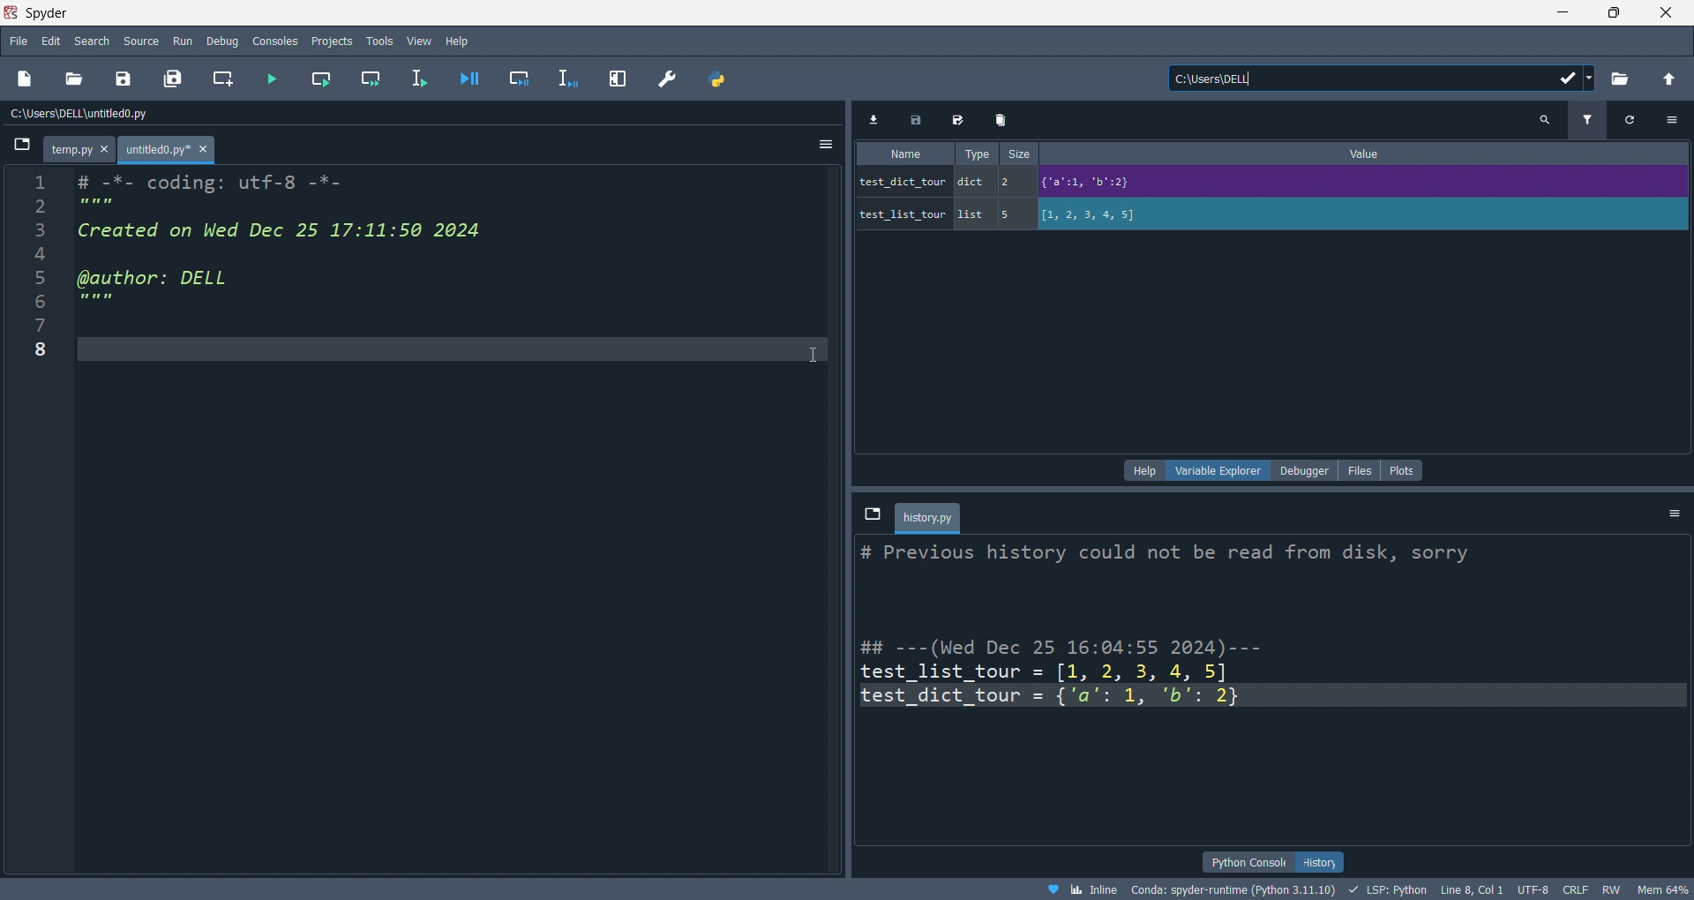  I want to click on view, so click(418, 41).